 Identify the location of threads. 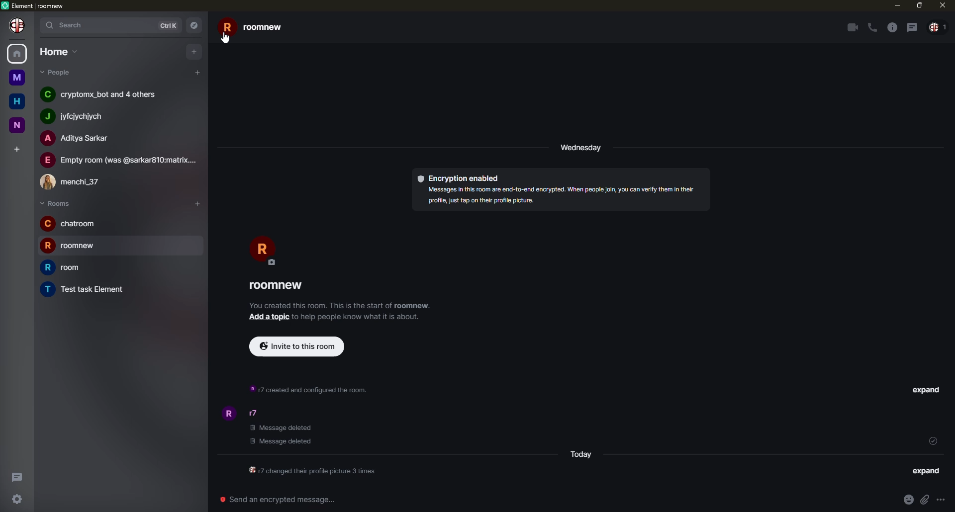
(18, 475).